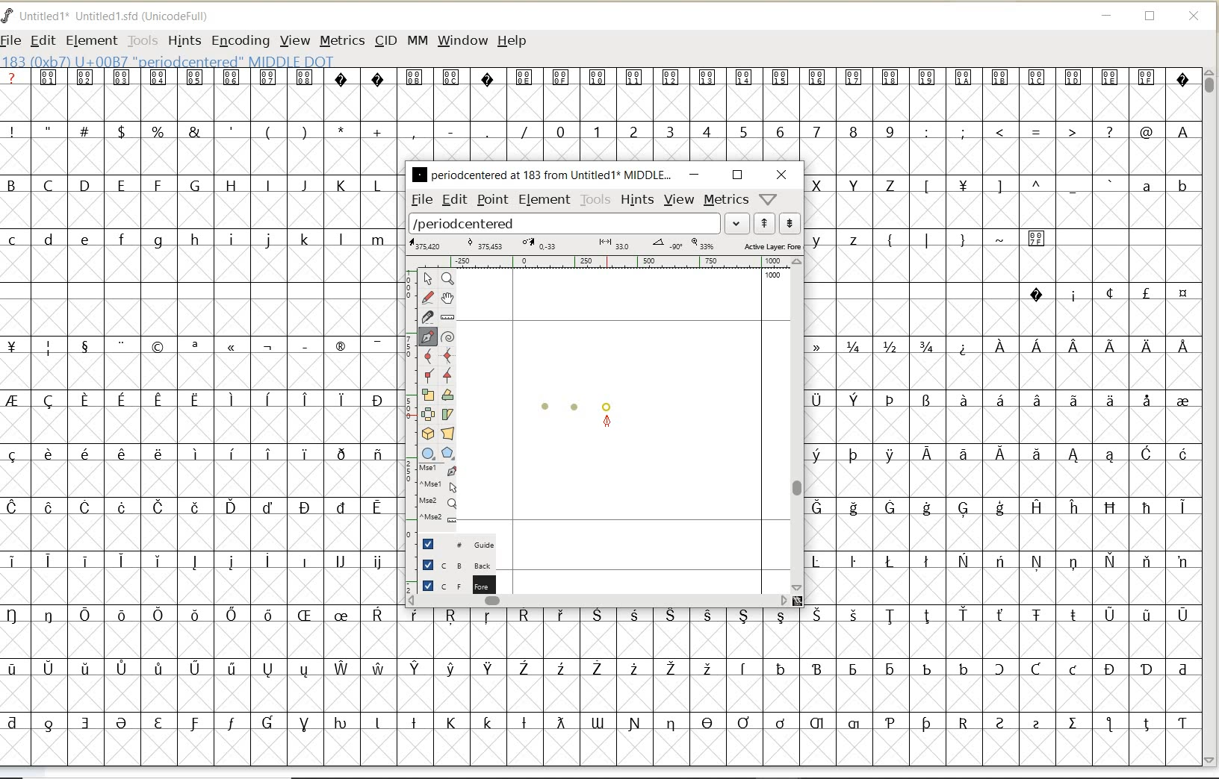 This screenshot has height=779, width=1219. What do you see at coordinates (427, 375) in the screenshot?
I see `Add a corner point` at bounding box center [427, 375].